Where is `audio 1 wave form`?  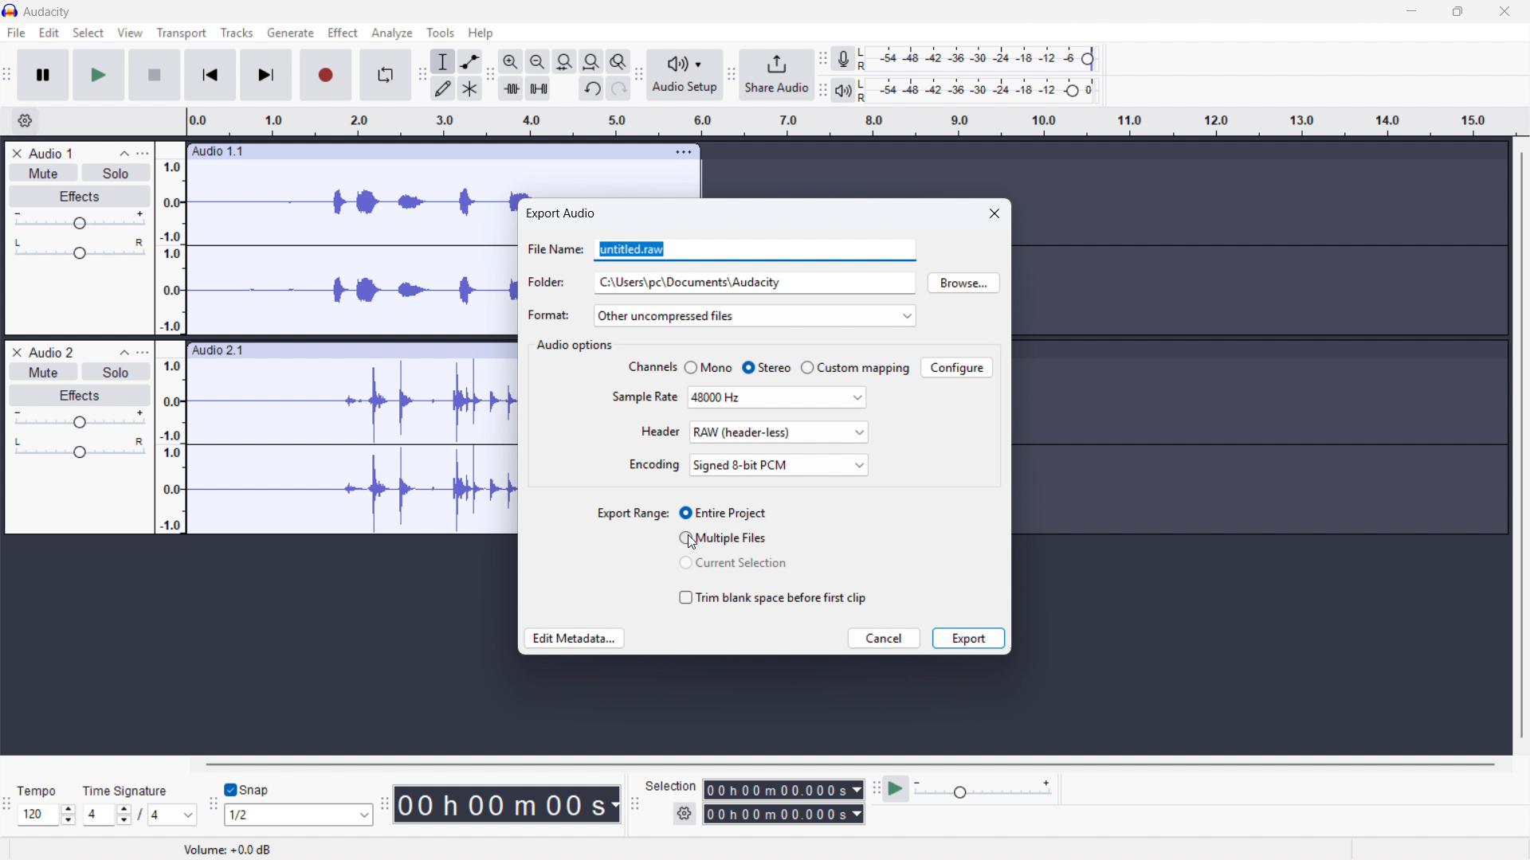
audio 1 wave form is located at coordinates (353, 256).